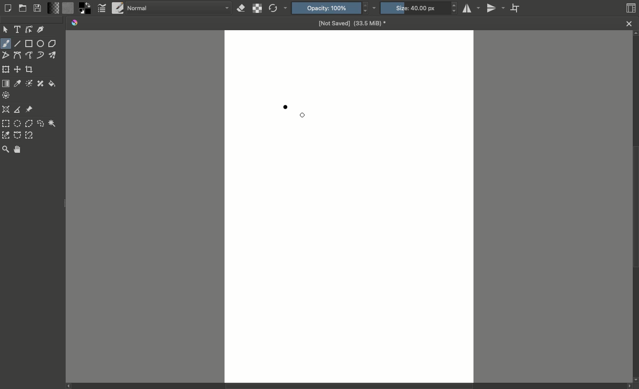 Image resolution: width=639 pixels, height=389 pixels. What do you see at coordinates (303, 115) in the screenshot?
I see `cursor` at bounding box center [303, 115].